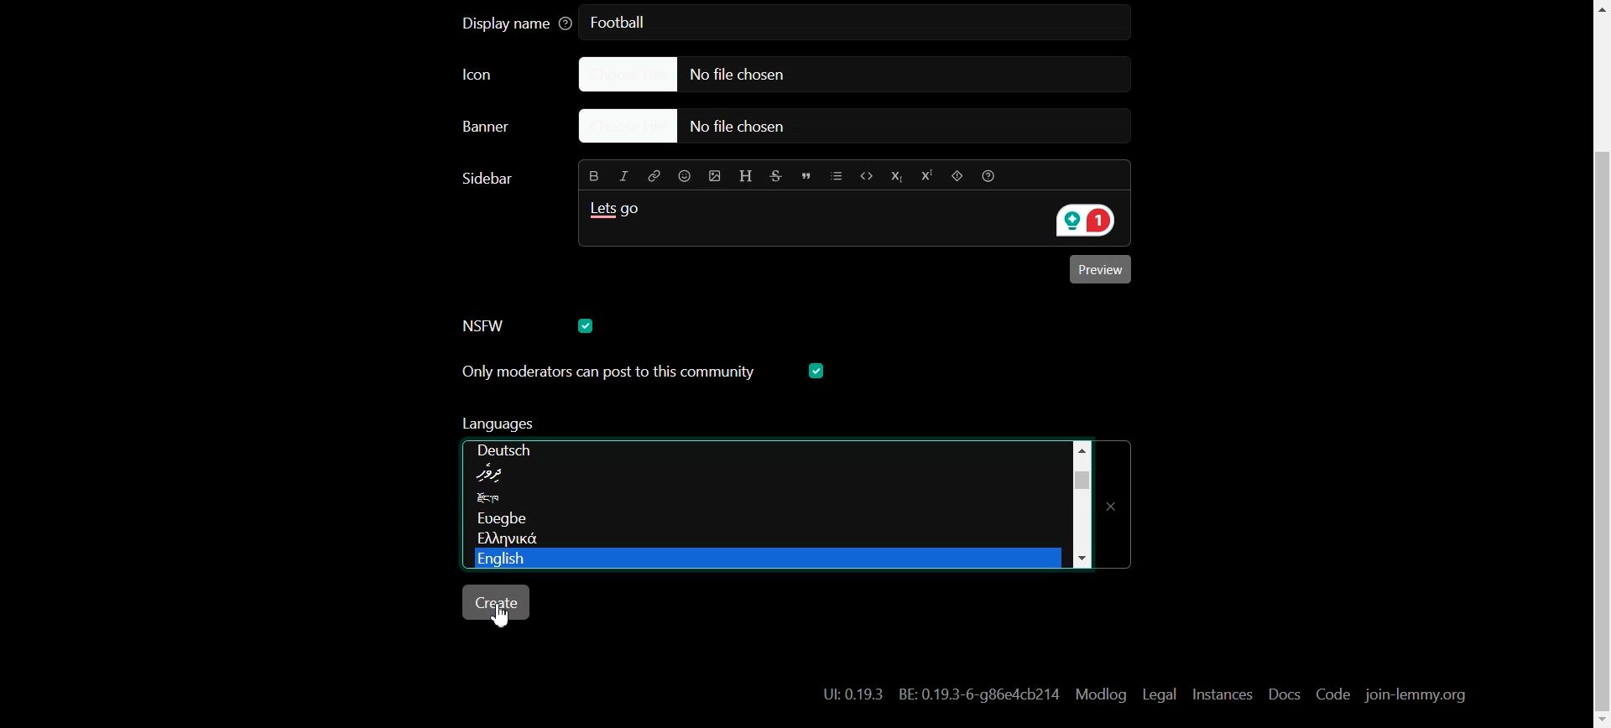 This screenshot has height=728, width=1611. Describe the element at coordinates (499, 325) in the screenshot. I see `NSFW Enable` at that location.